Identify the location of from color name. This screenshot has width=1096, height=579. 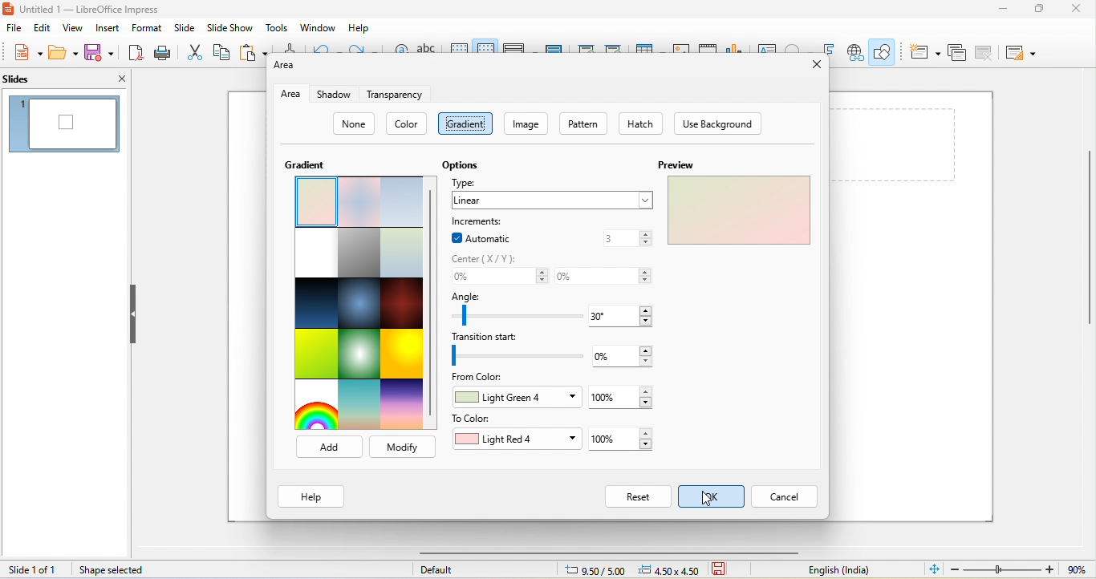
(518, 399).